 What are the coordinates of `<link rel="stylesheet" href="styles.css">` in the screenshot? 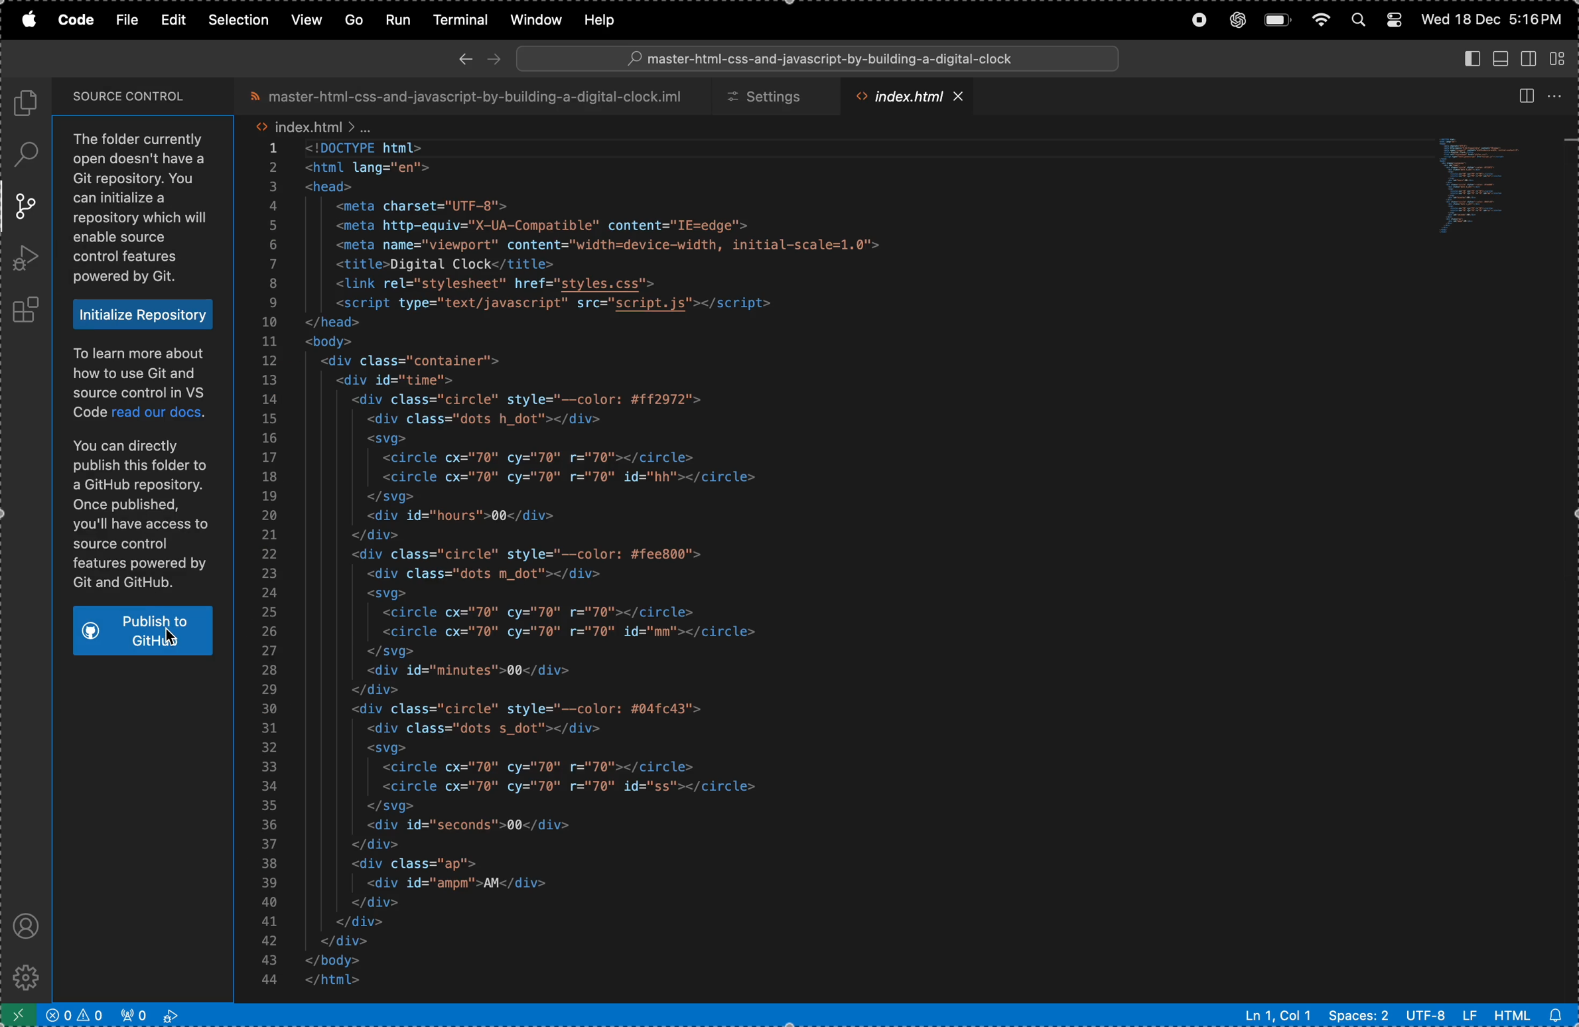 It's located at (506, 284).